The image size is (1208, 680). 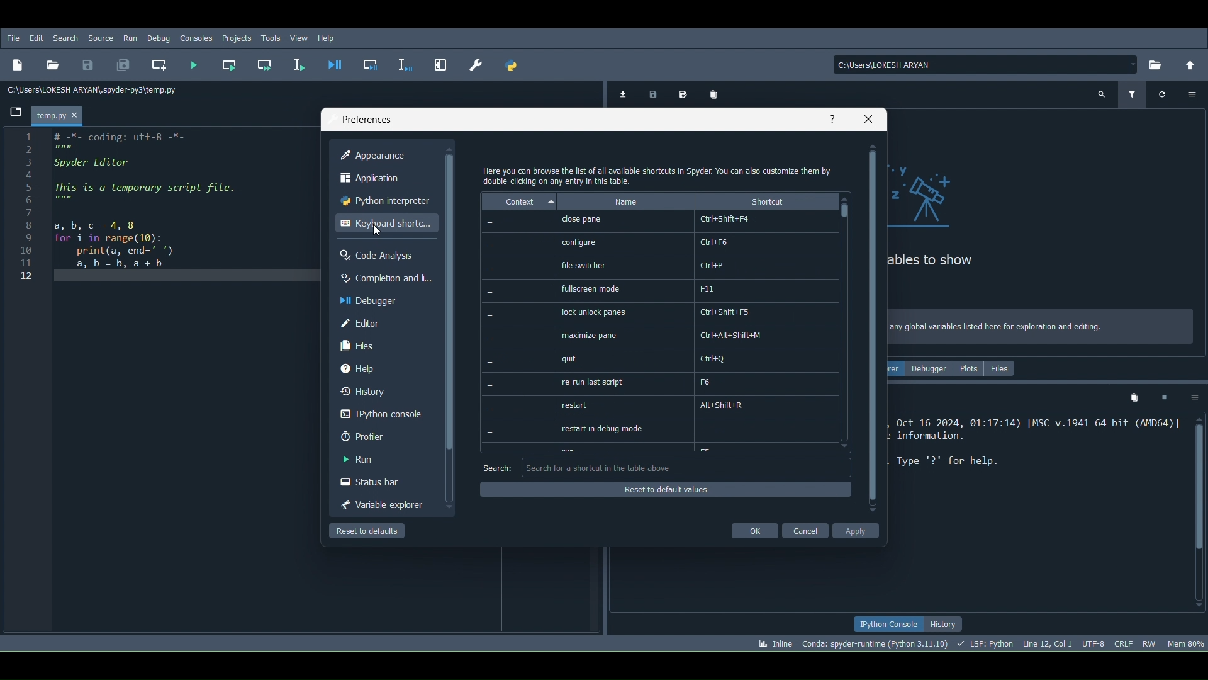 I want to click on Scrollbar, so click(x=449, y=322).